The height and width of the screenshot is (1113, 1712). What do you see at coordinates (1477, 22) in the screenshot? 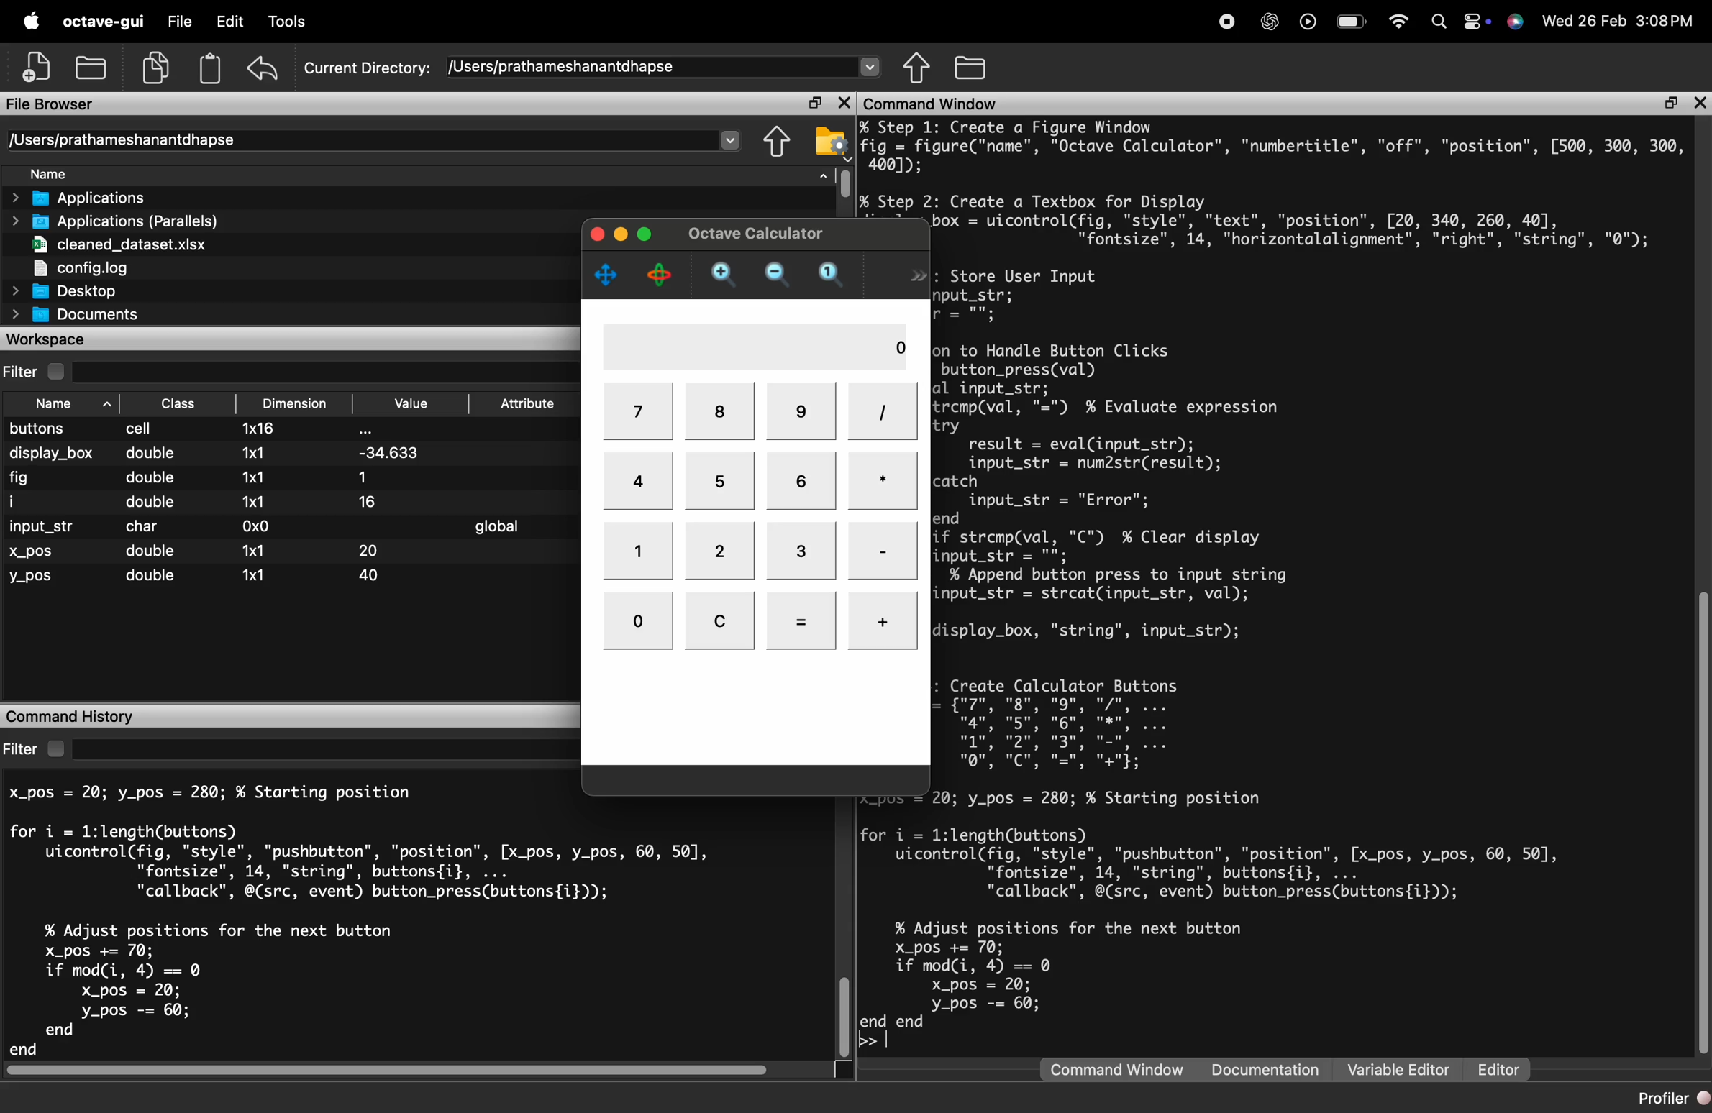
I see `control center` at bounding box center [1477, 22].